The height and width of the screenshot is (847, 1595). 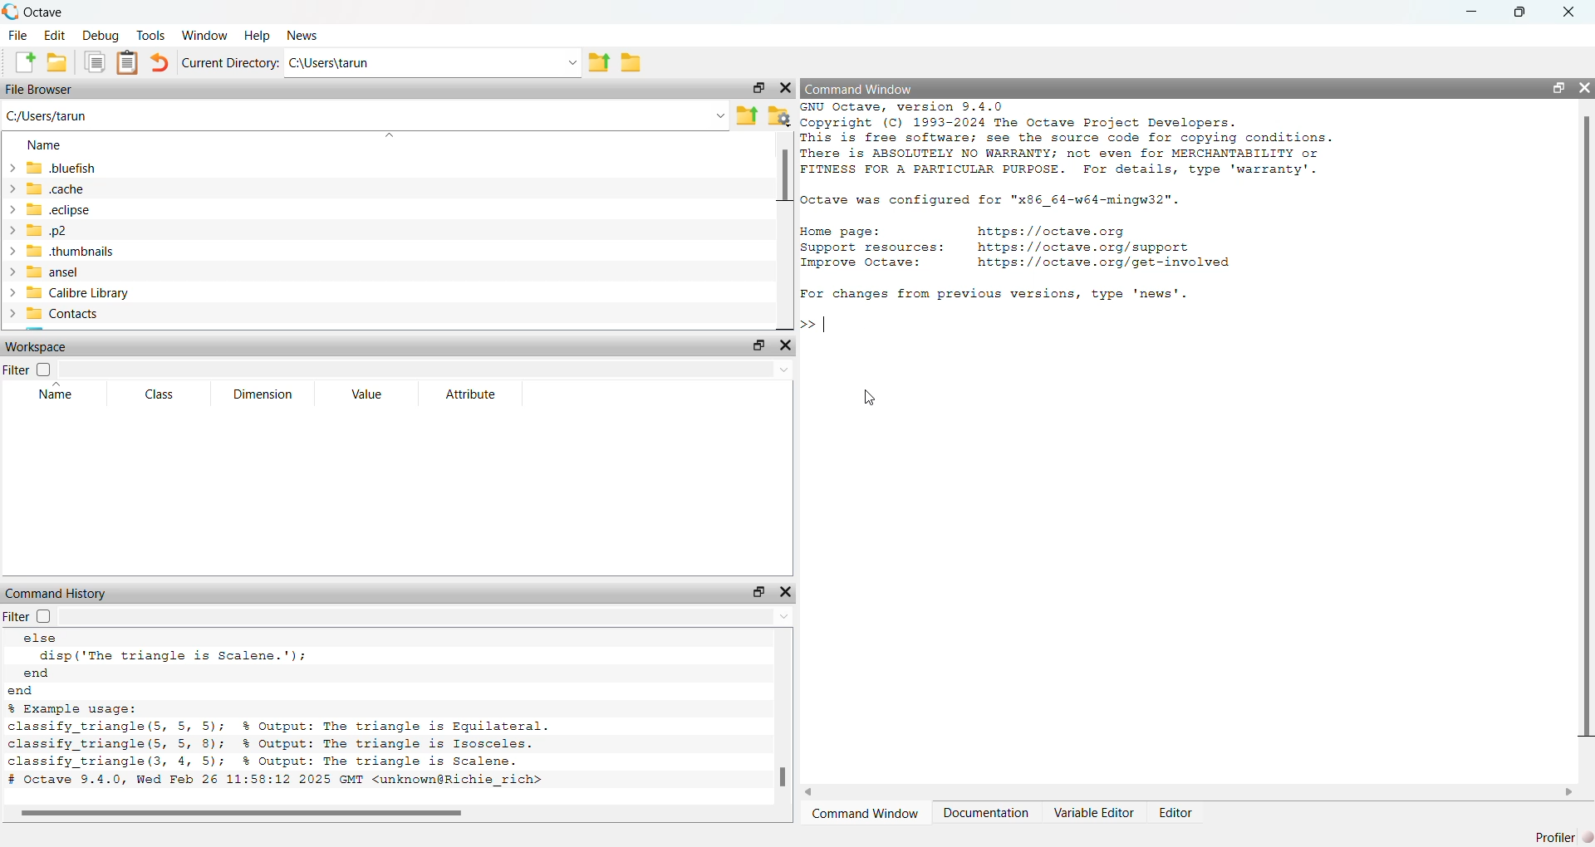 What do you see at coordinates (45, 144) in the screenshot?
I see `Name` at bounding box center [45, 144].